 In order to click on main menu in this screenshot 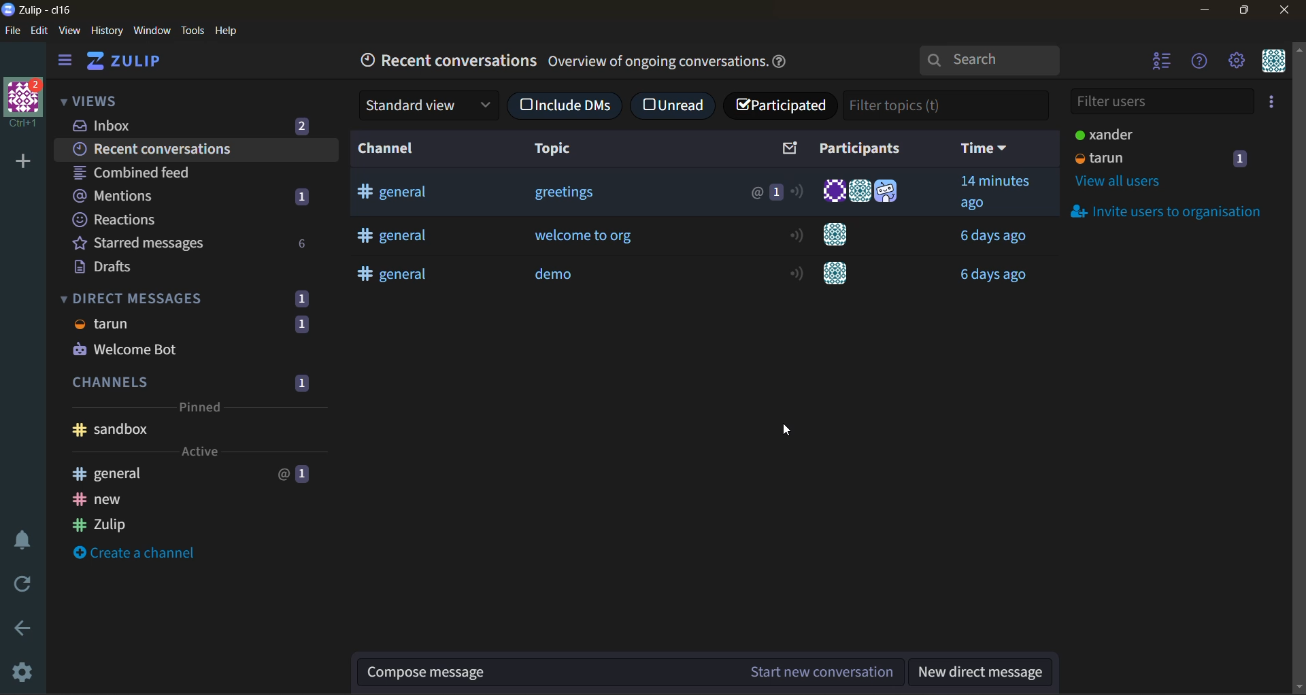, I will do `click(1241, 62)`.